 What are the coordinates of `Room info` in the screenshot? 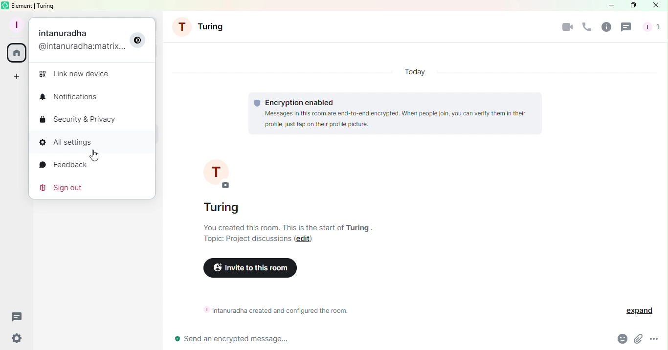 It's located at (606, 26).